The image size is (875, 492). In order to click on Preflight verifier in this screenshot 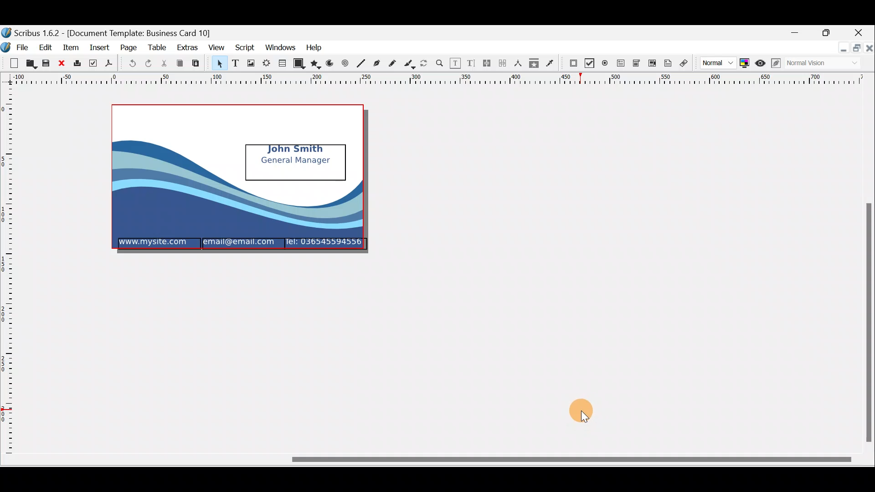, I will do `click(91, 63)`.